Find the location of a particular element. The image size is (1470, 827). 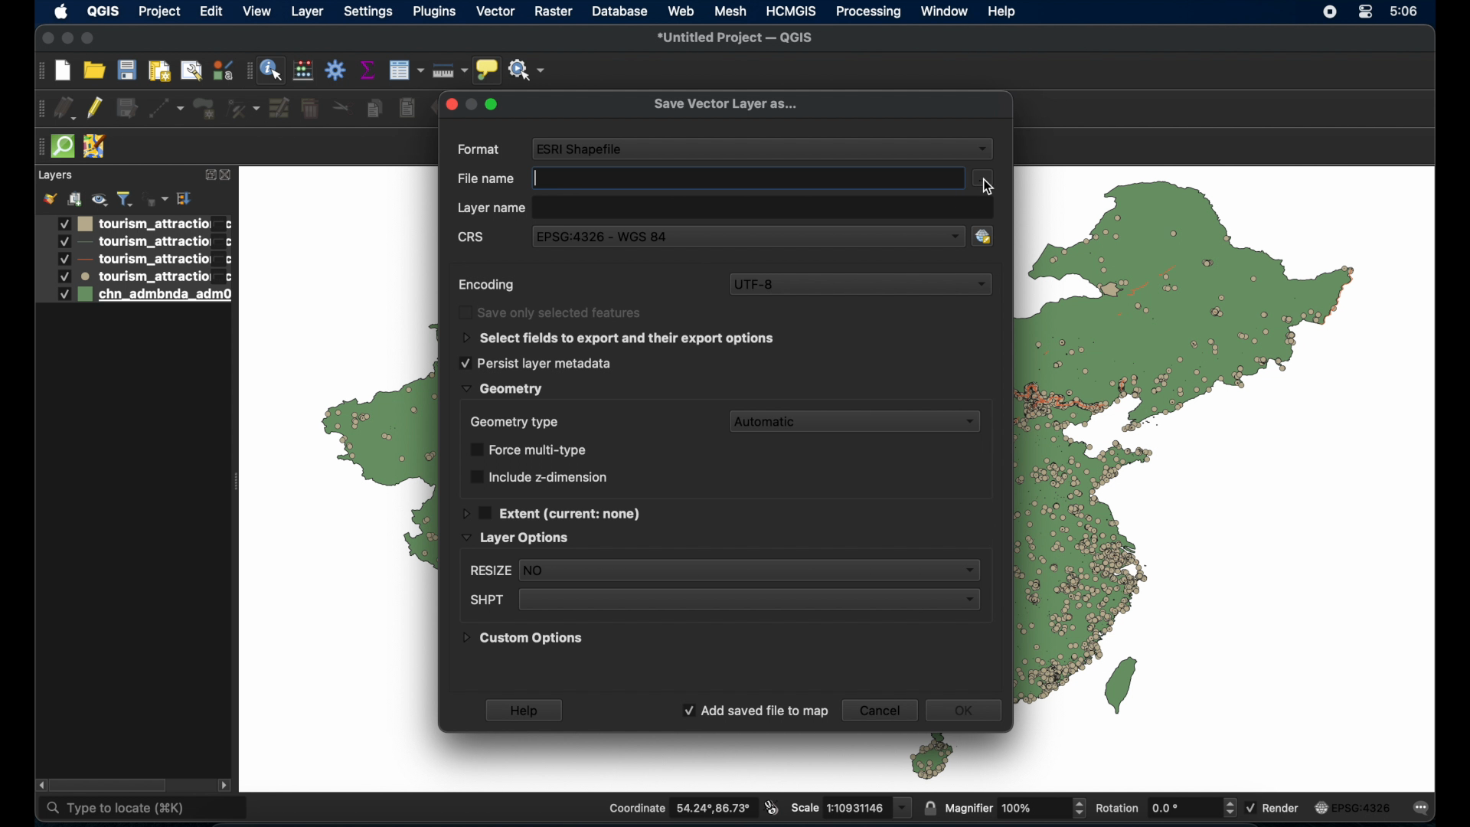

filter legend is located at coordinates (125, 199).